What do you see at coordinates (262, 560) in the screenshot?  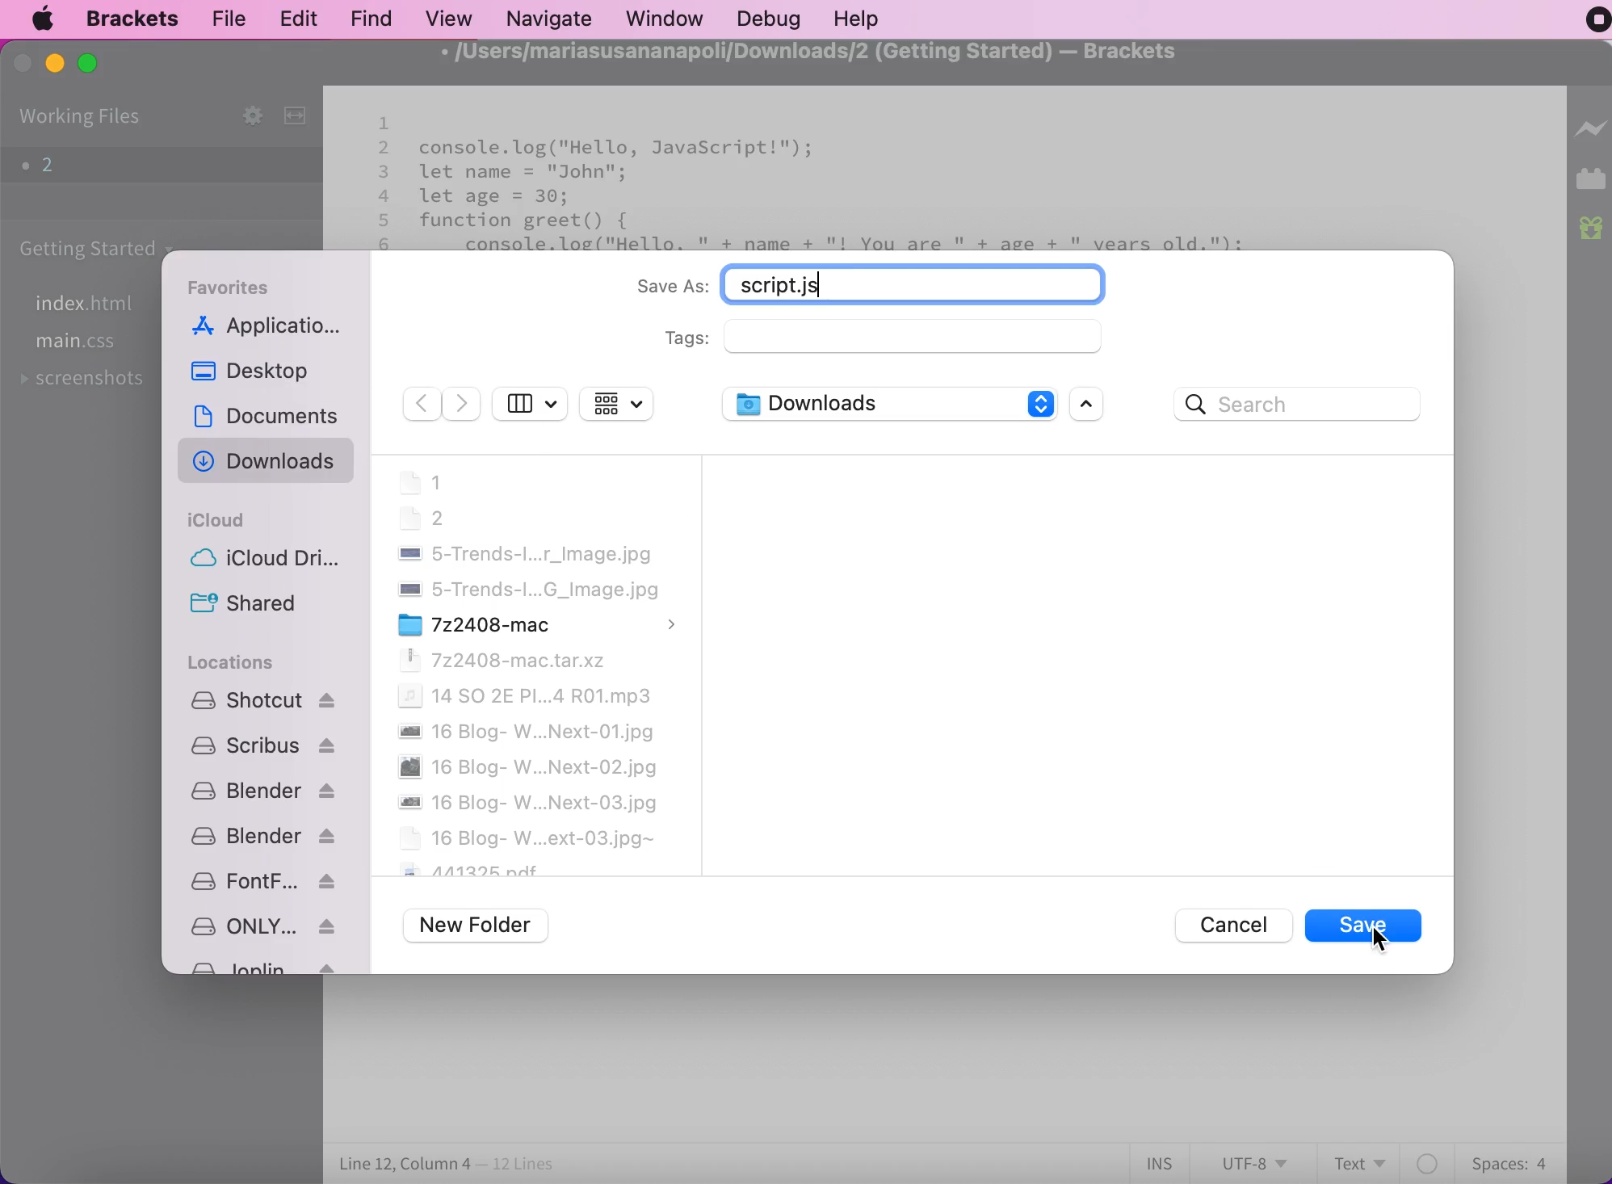 I see `icloud drive` at bounding box center [262, 560].